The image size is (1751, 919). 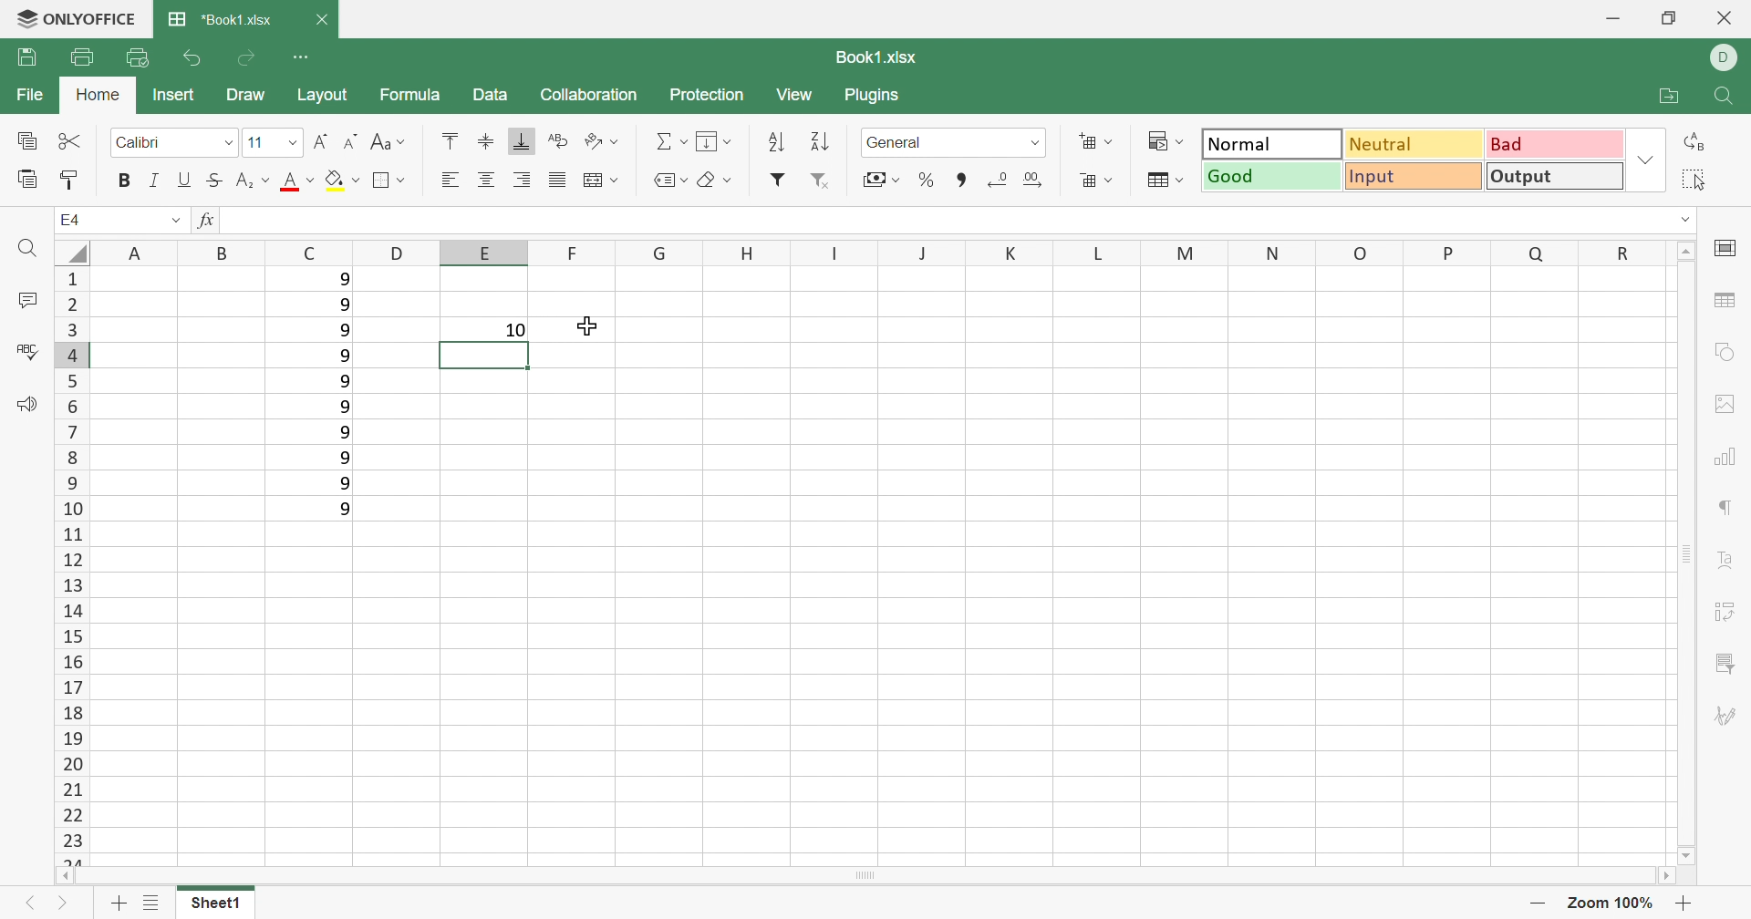 I want to click on Scroll Bar, so click(x=1690, y=554).